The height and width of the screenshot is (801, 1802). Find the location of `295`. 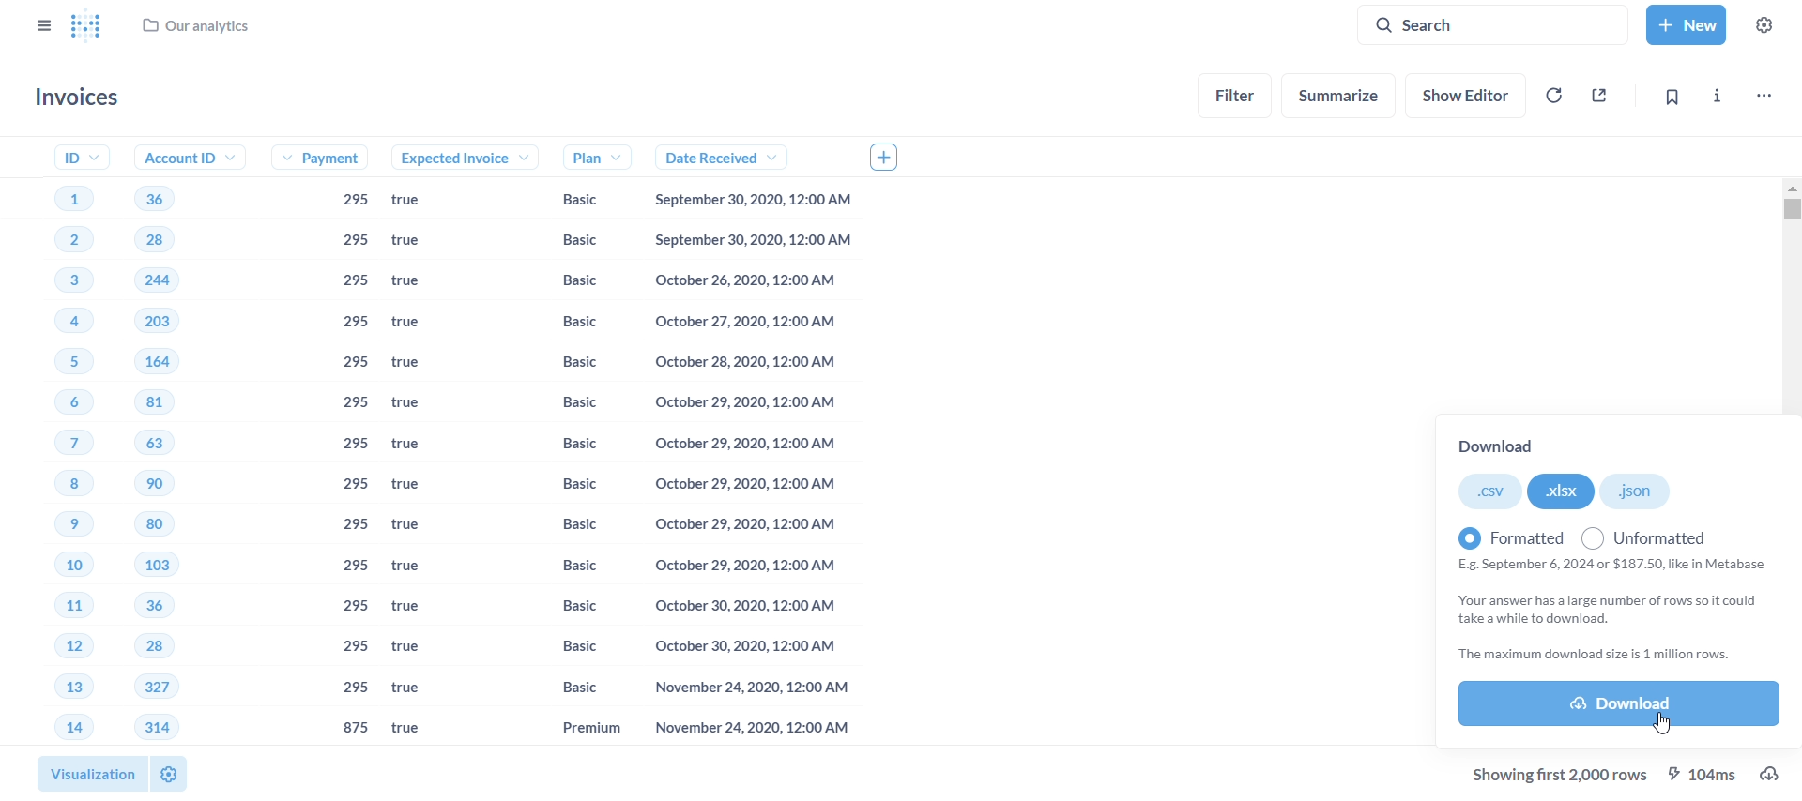

295 is located at coordinates (354, 281).